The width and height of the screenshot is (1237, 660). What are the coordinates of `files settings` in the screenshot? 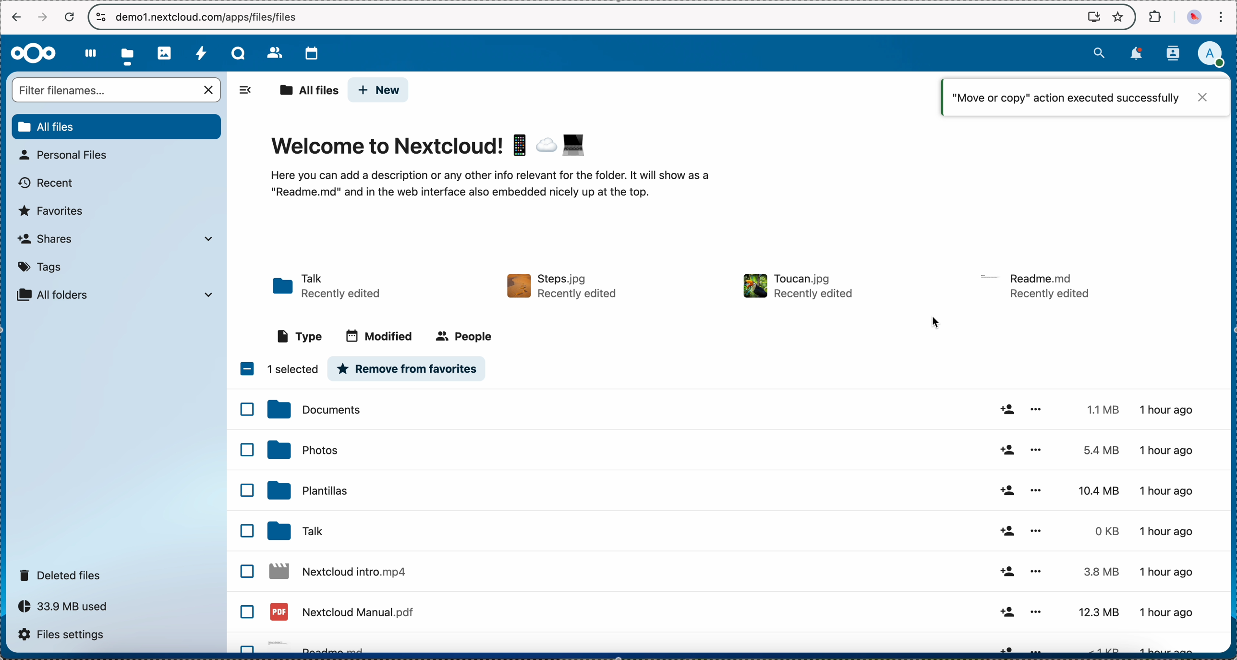 It's located at (64, 635).